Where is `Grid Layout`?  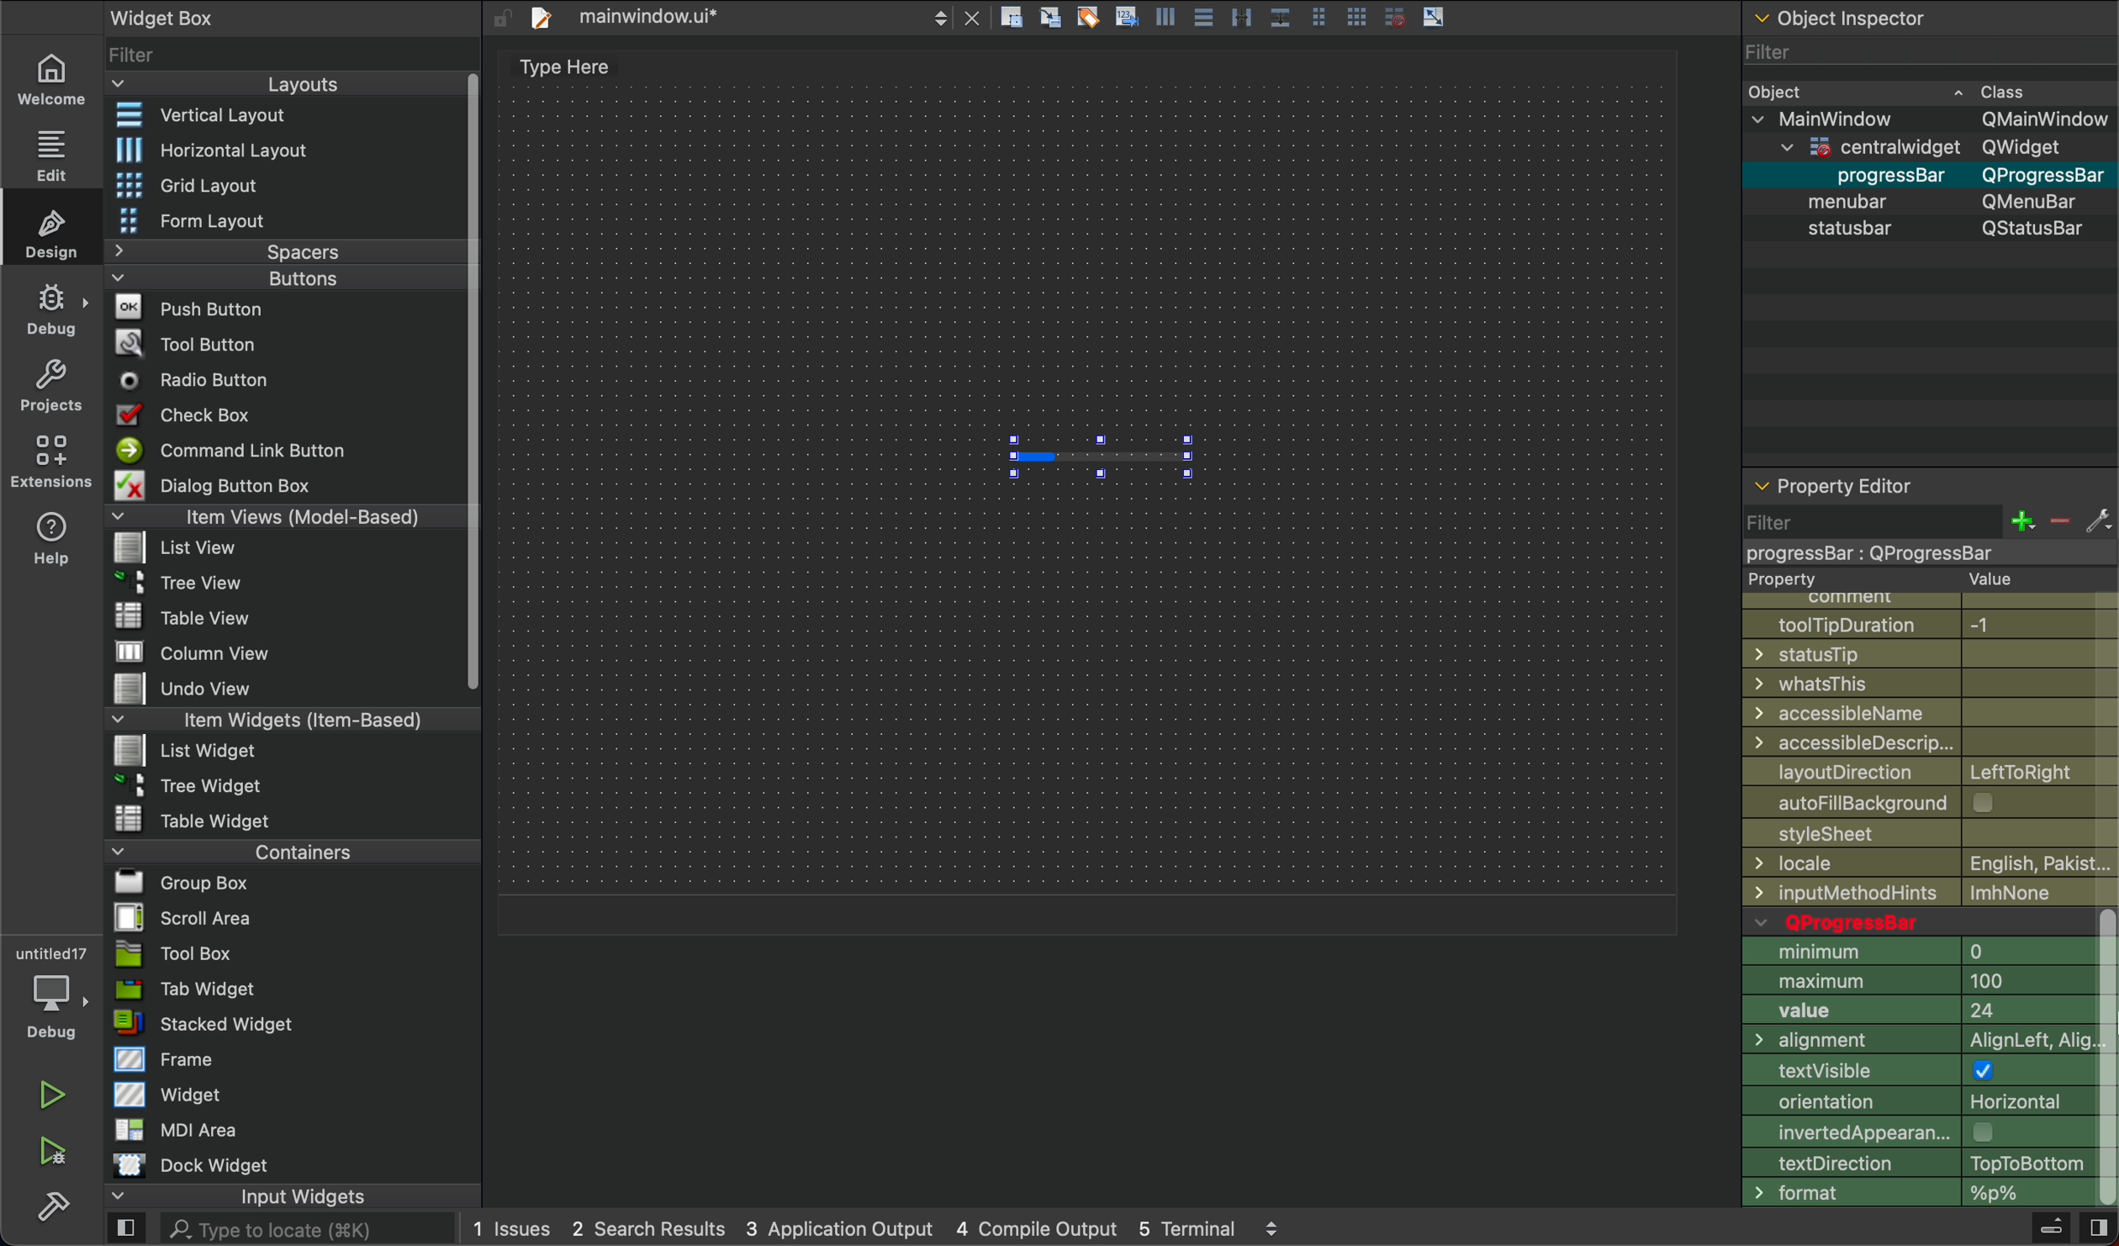 Grid Layout is located at coordinates (232, 183).